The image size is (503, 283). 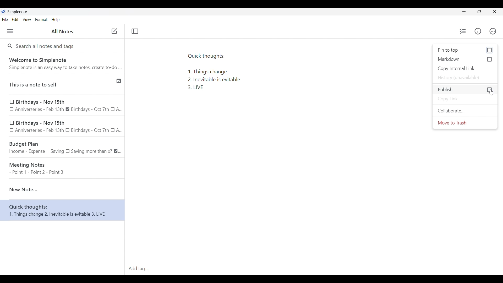 What do you see at coordinates (237, 75) in the screenshot?
I see `Text pasted` at bounding box center [237, 75].